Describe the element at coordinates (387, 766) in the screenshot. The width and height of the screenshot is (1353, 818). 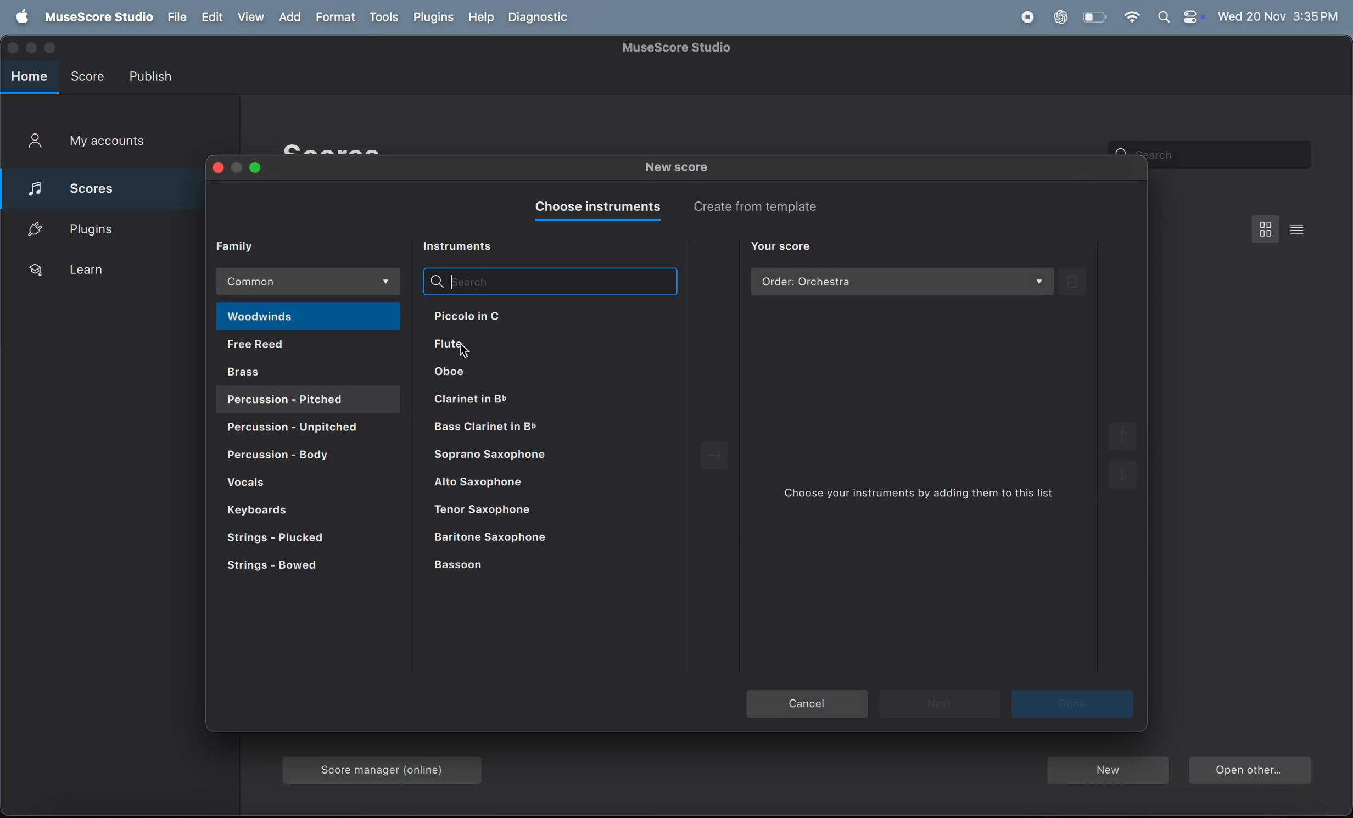
I see `score mangager online` at that location.